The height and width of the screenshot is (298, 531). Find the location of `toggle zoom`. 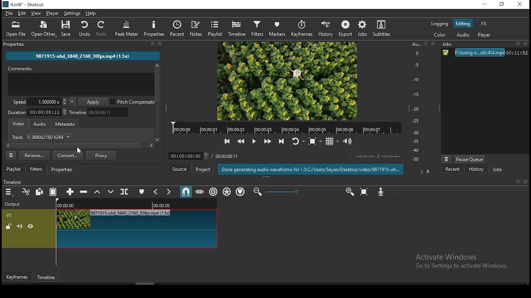

toggle zoom is located at coordinates (317, 141).